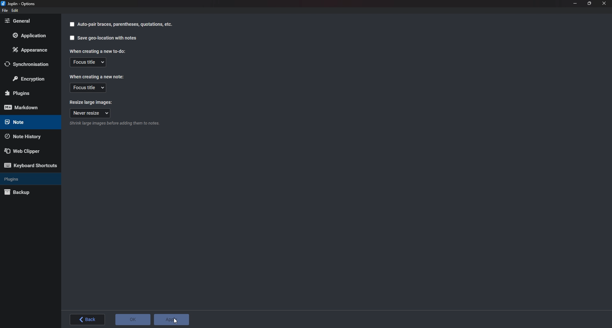  What do you see at coordinates (31, 78) in the screenshot?
I see `Encryption` at bounding box center [31, 78].